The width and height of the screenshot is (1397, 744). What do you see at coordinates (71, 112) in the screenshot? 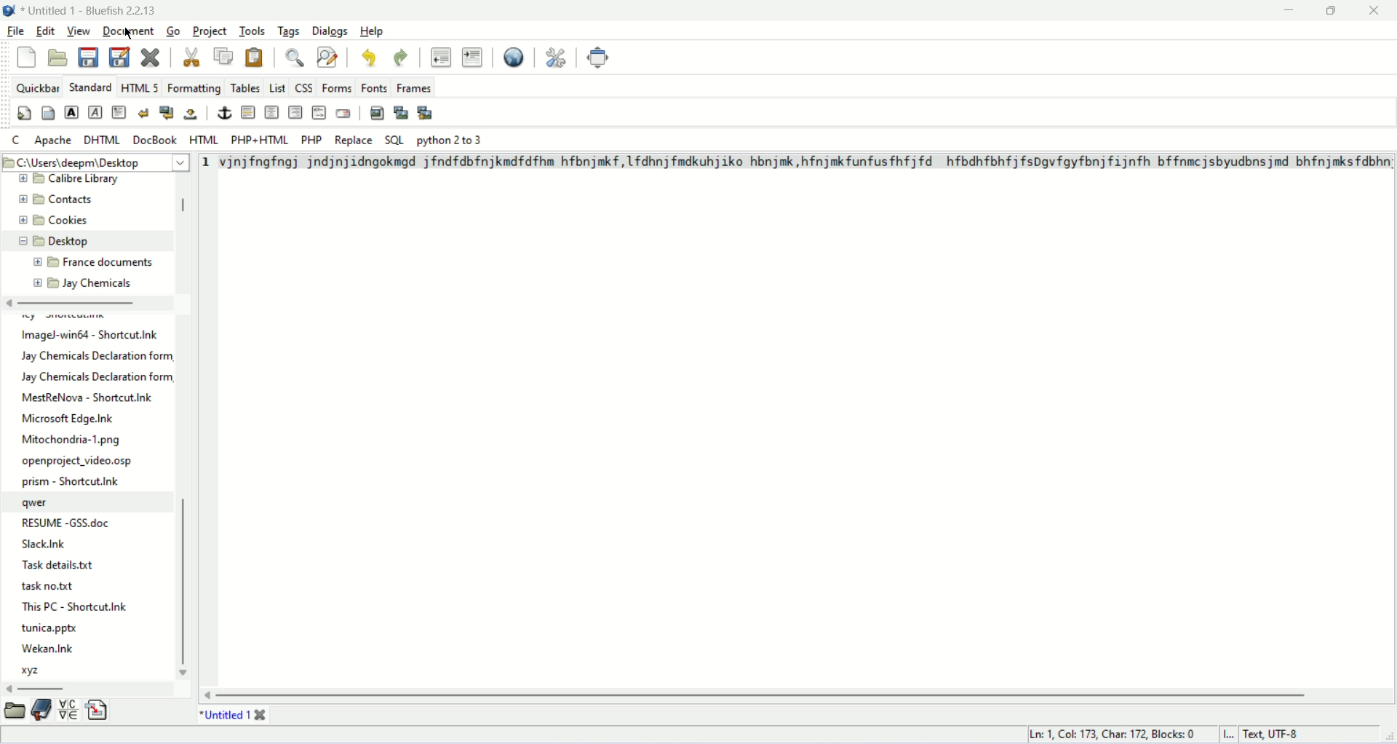
I see `strong` at bounding box center [71, 112].